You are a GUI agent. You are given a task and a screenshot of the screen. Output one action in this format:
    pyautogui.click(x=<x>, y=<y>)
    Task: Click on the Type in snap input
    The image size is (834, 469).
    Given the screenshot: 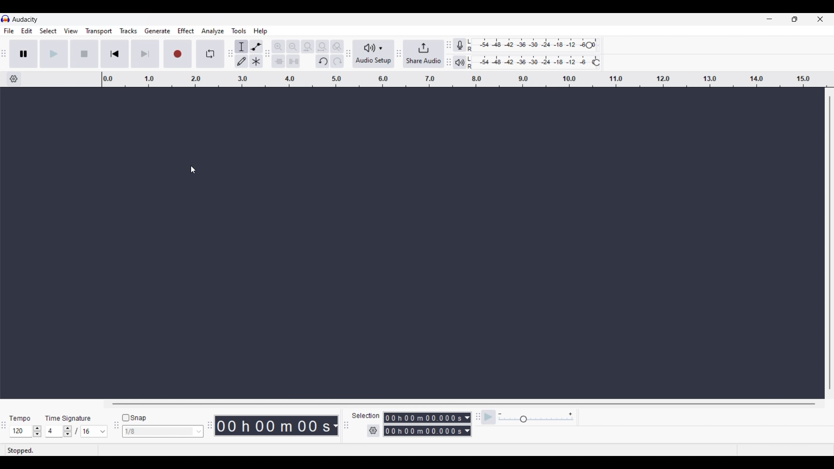 What is the action you would take?
    pyautogui.click(x=159, y=432)
    